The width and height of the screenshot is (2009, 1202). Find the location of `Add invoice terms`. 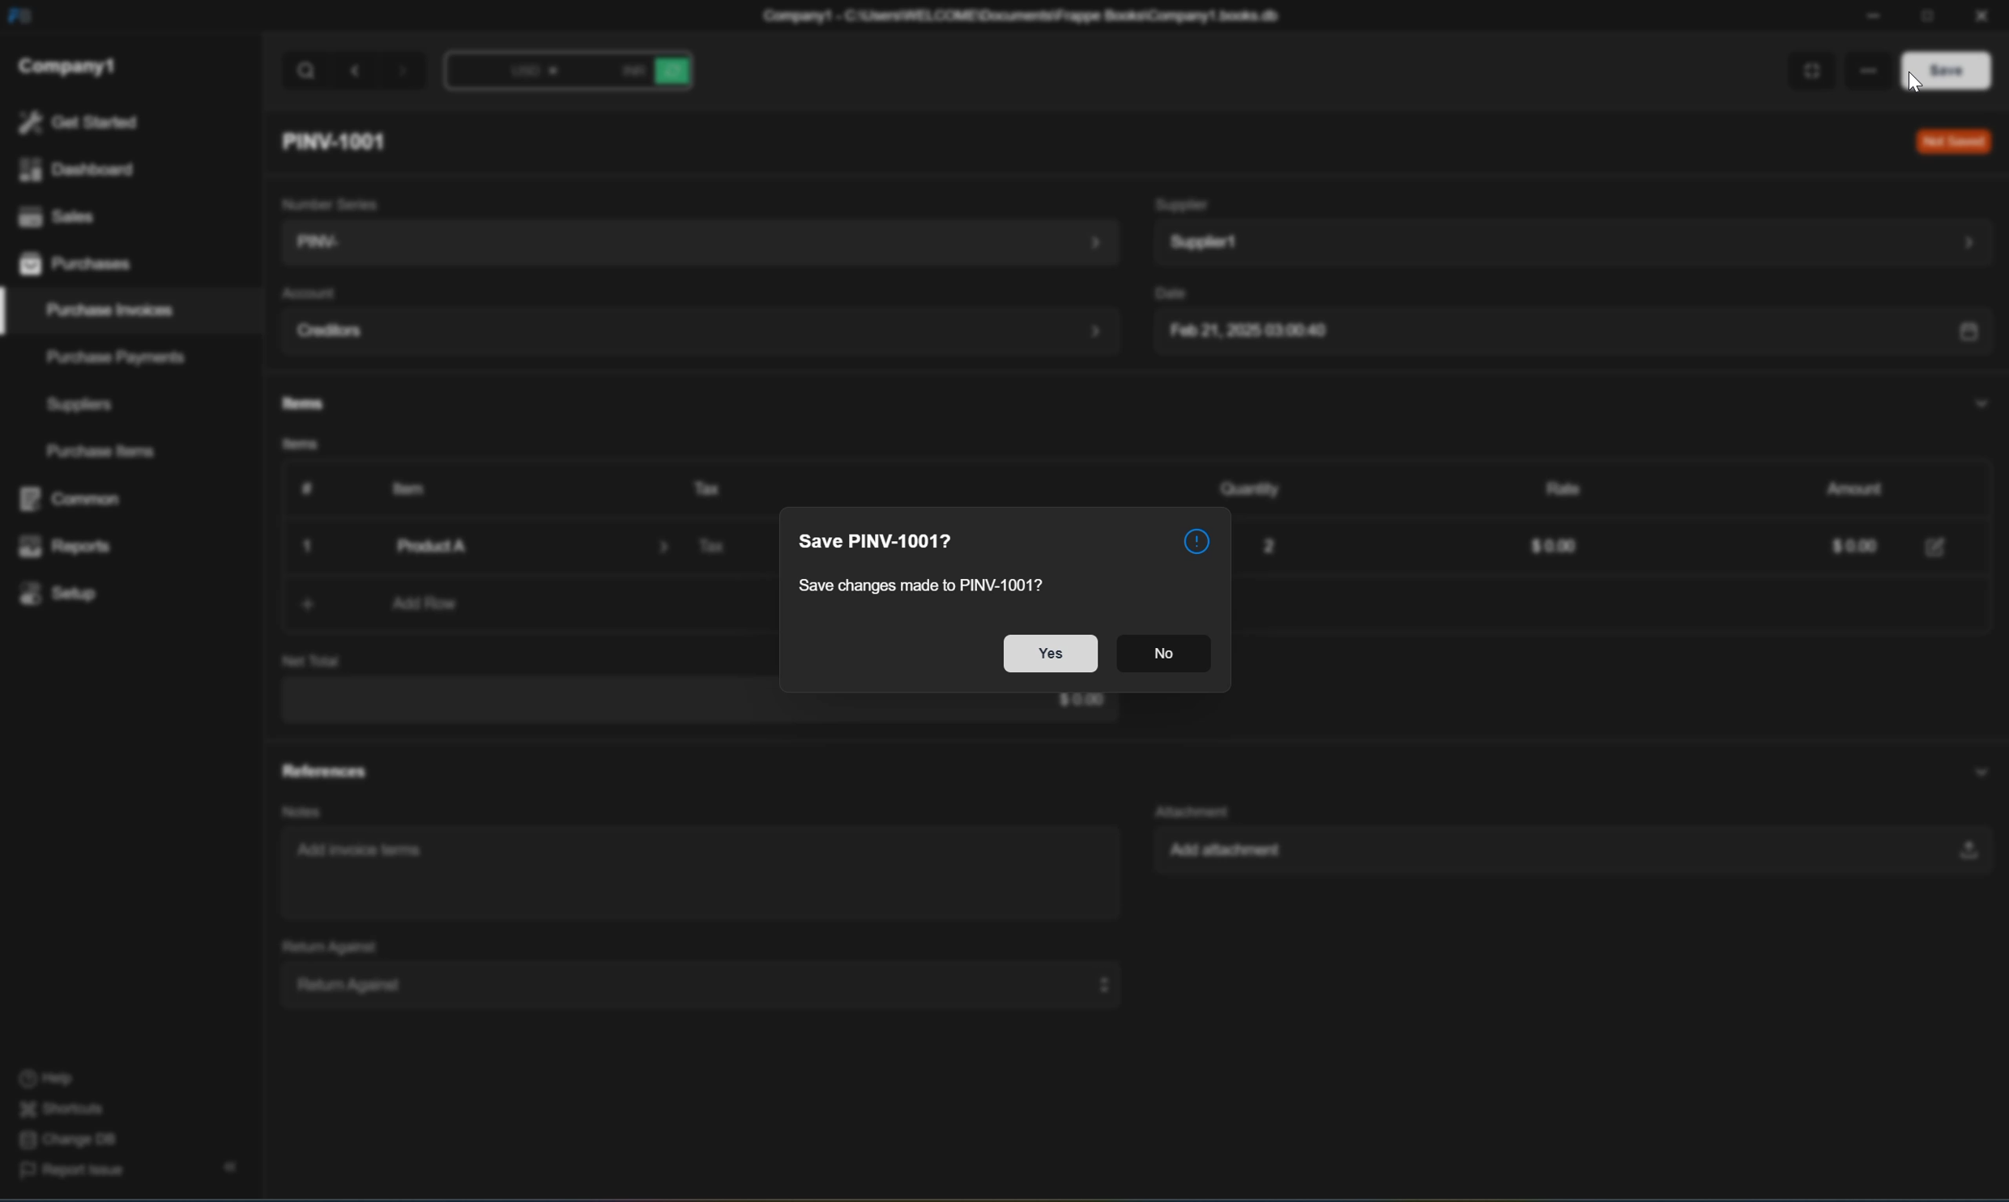

Add invoice terms is located at coordinates (366, 855).